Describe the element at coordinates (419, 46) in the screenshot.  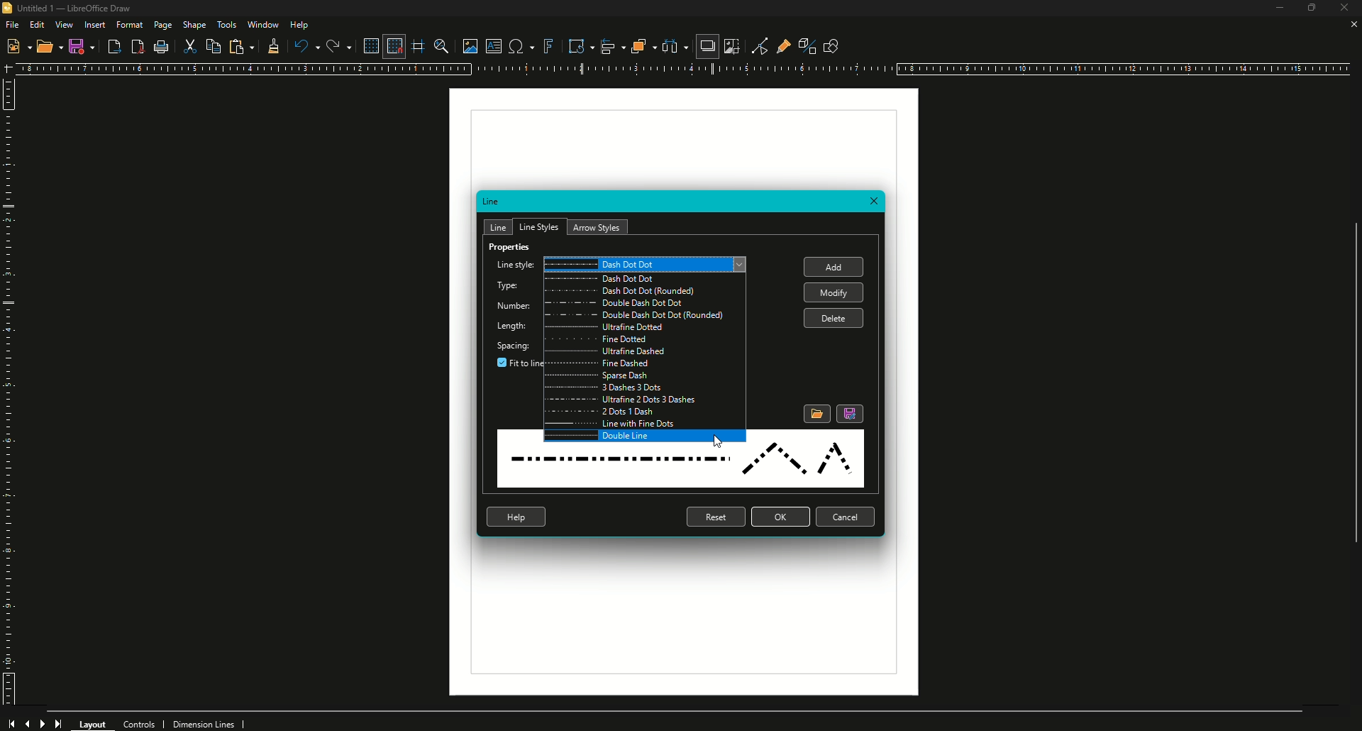
I see `Helplines` at that location.